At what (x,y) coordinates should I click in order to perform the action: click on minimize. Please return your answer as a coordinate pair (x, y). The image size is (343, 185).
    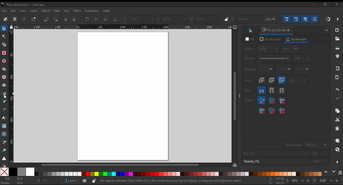
    Looking at the image, I should click on (313, 5).